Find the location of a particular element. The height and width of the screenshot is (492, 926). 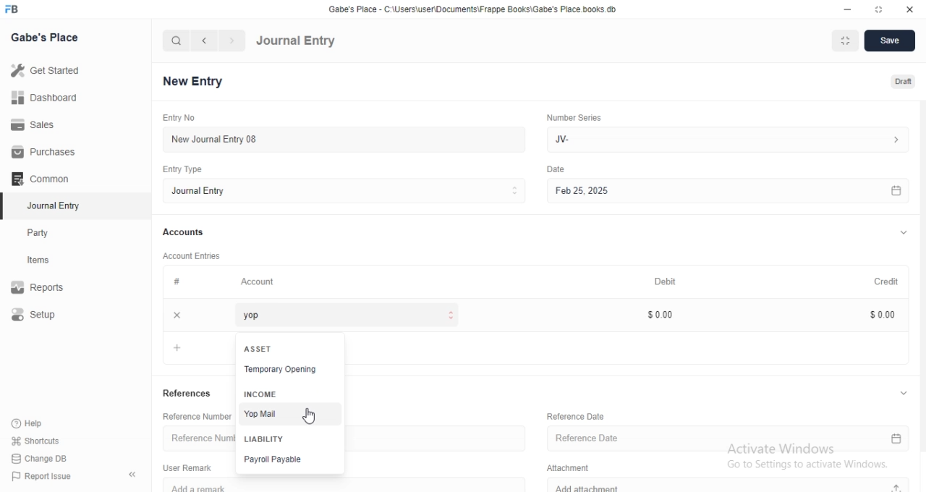

Reference Date is located at coordinates (729, 440).